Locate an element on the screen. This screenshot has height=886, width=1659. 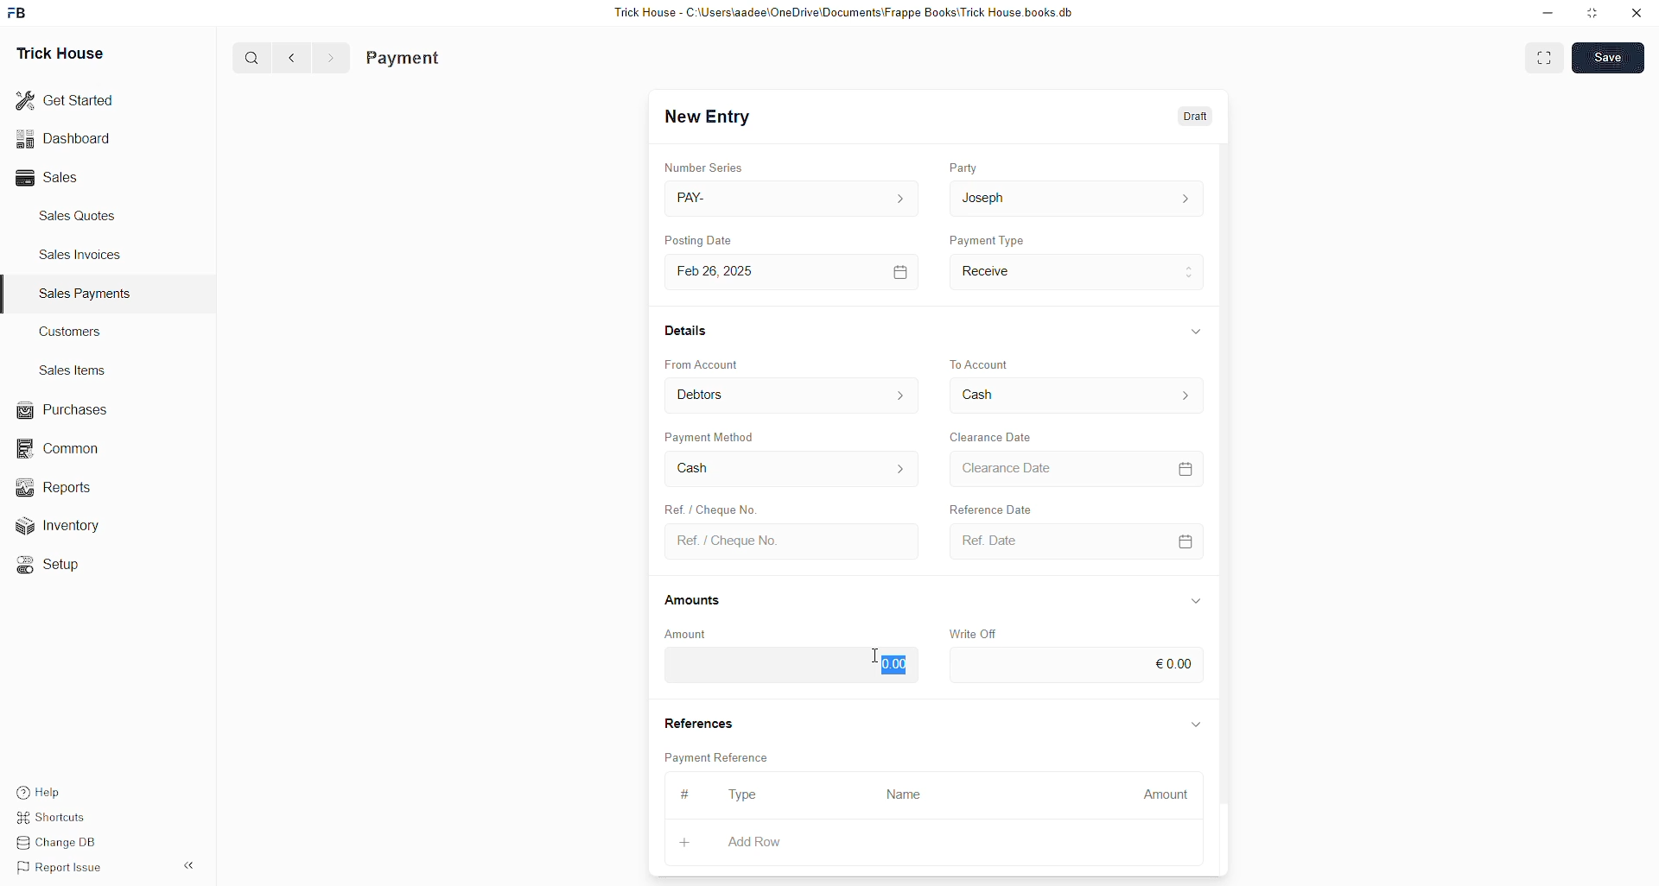
Change DB is located at coordinates (62, 841).